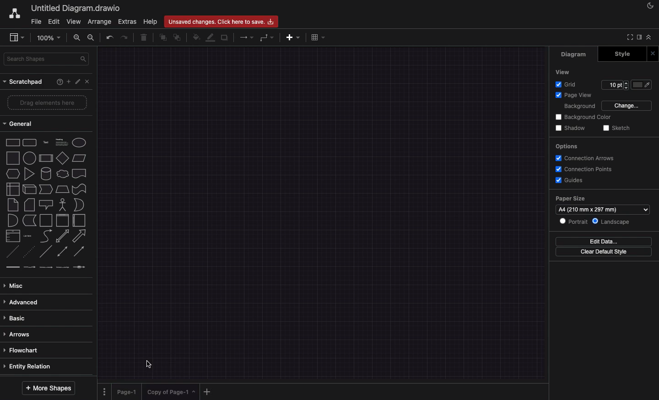  Describe the element at coordinates (126, 391) in the screenshot. I see `page 1` at that location.